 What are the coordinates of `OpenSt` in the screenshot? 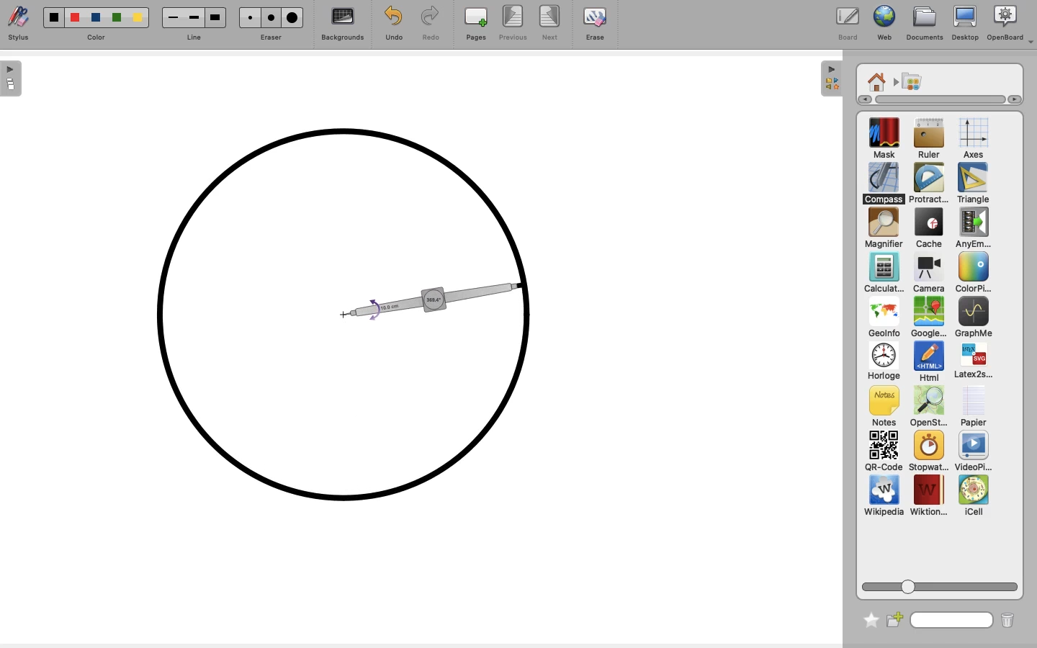 It's located at (925, 408).